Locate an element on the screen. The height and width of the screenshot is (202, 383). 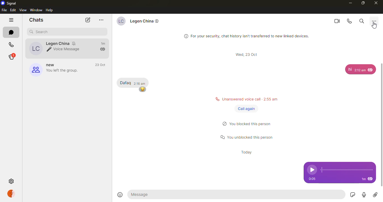
time is located at coordinates (100, 65).